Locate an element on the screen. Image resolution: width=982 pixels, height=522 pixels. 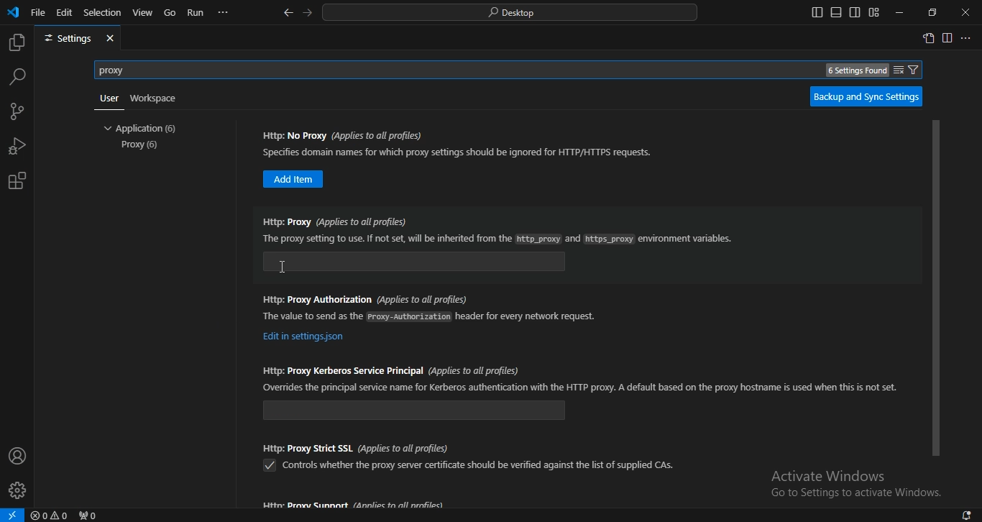
https: no proxy is located at coordinates (344, 135).